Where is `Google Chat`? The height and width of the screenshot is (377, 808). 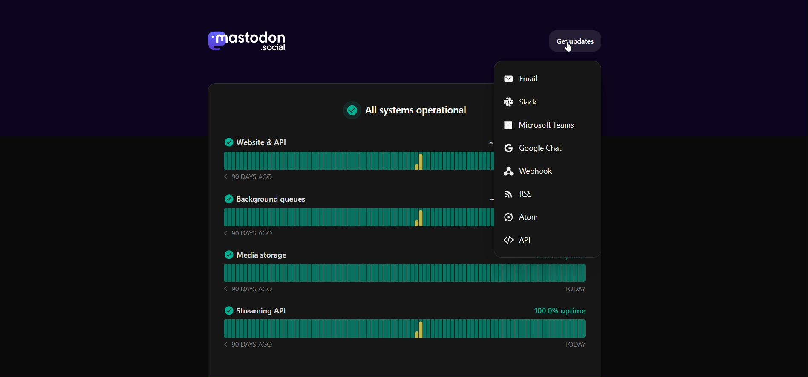 Google Chat is located at coordinates (540, 150).